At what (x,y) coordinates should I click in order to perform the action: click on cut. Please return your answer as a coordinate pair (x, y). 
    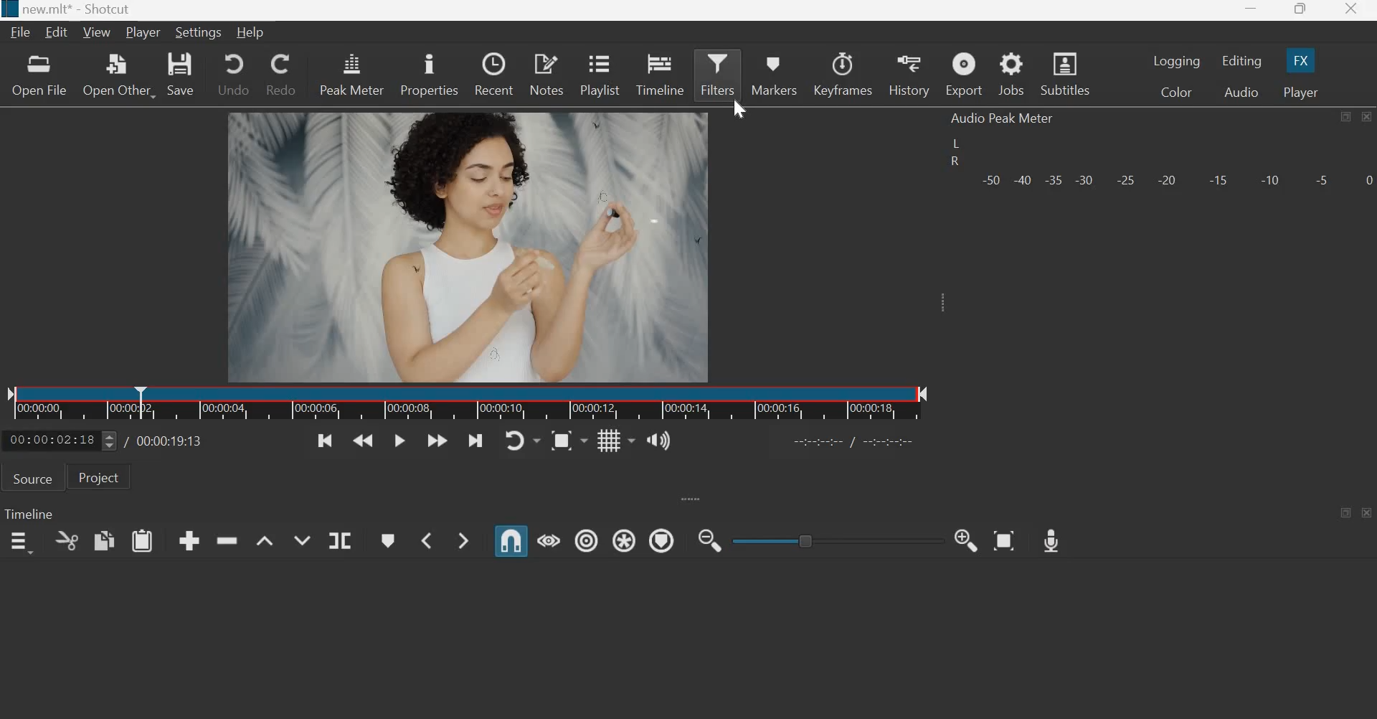
    Looking at the image, I should click on (67, 540).